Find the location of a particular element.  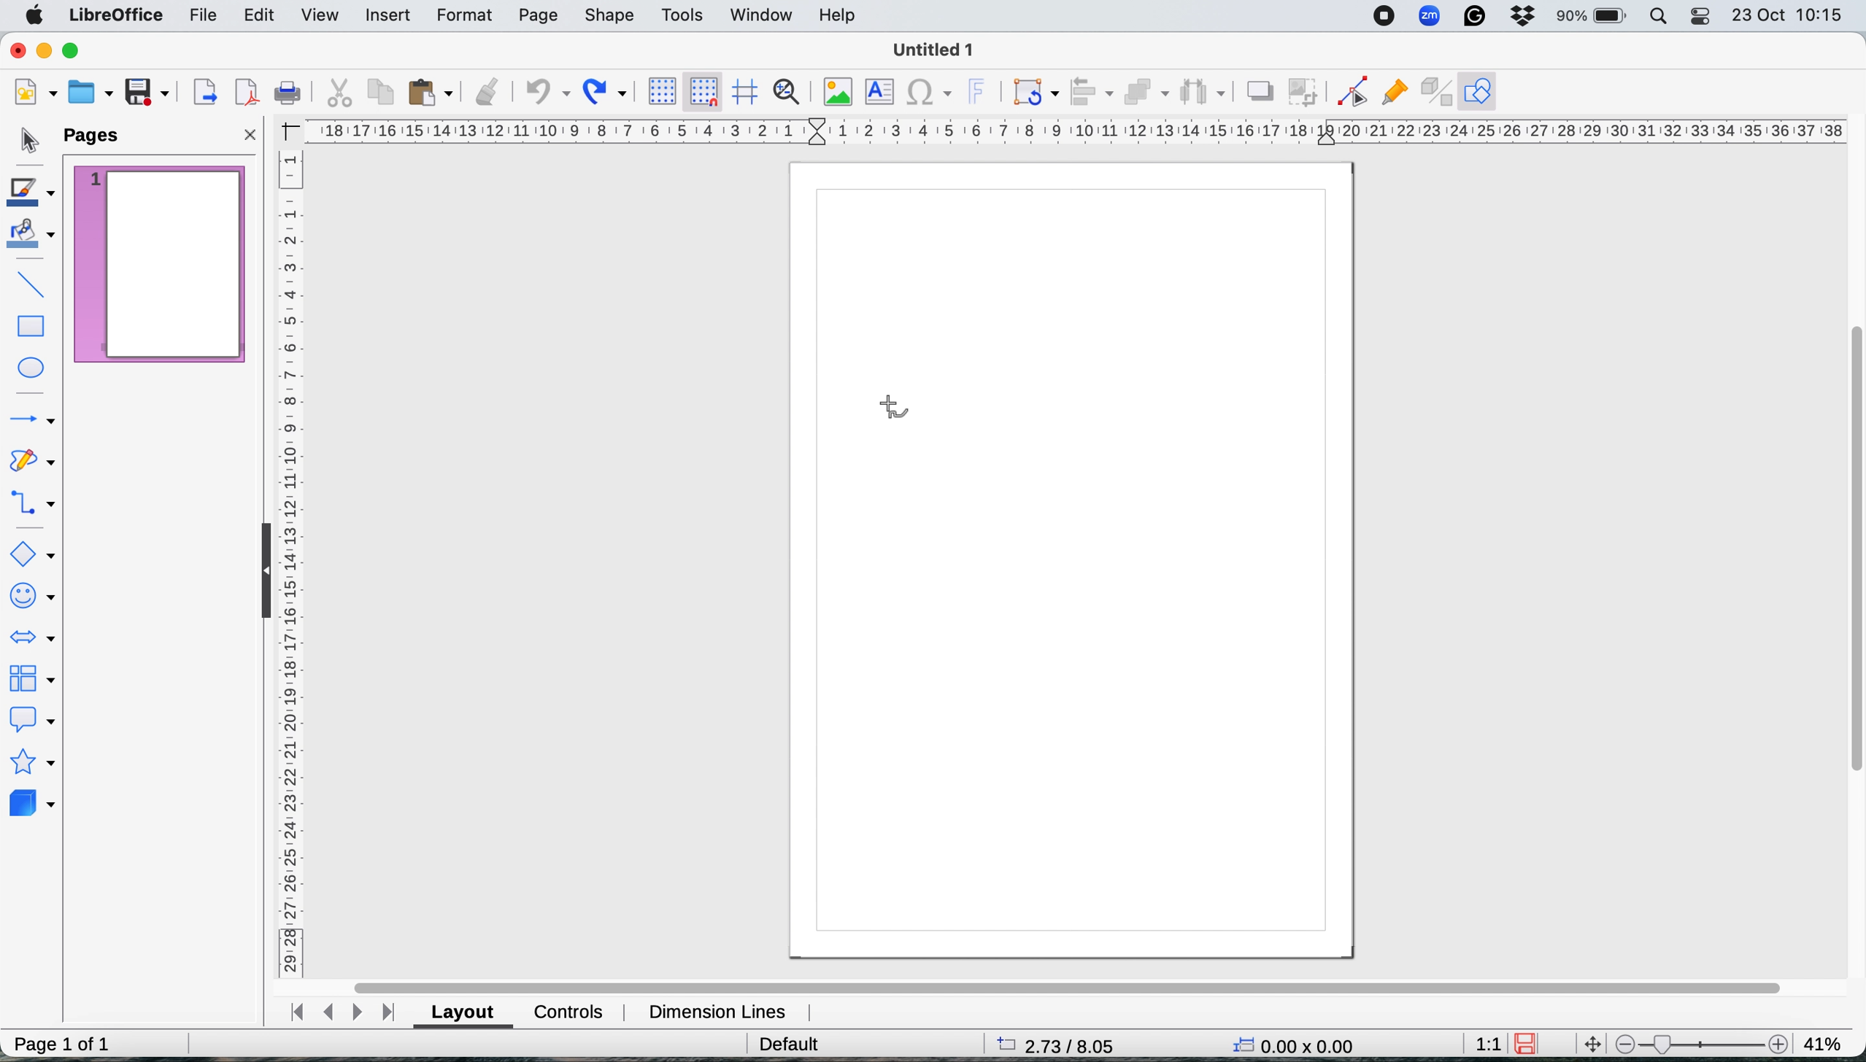

pages is located at coordinates (99, 136).